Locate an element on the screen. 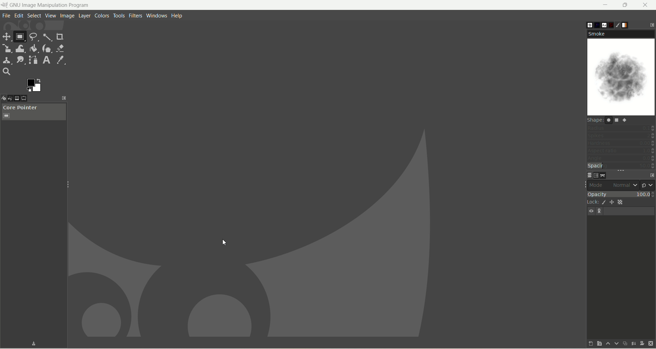 This screenshot has height=349, width=656. configure this tab is located at coordinates (650, 174).